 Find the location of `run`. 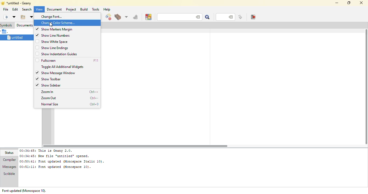

run is located at coordinates (136, 17).